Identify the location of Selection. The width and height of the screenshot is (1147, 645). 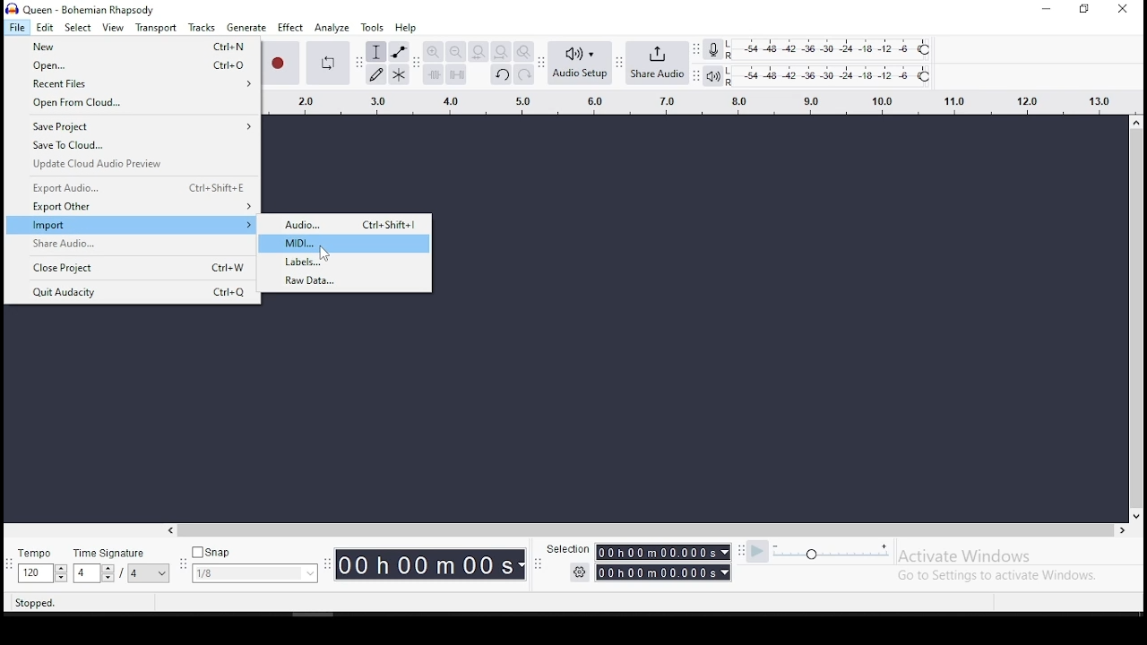
(565, 548).